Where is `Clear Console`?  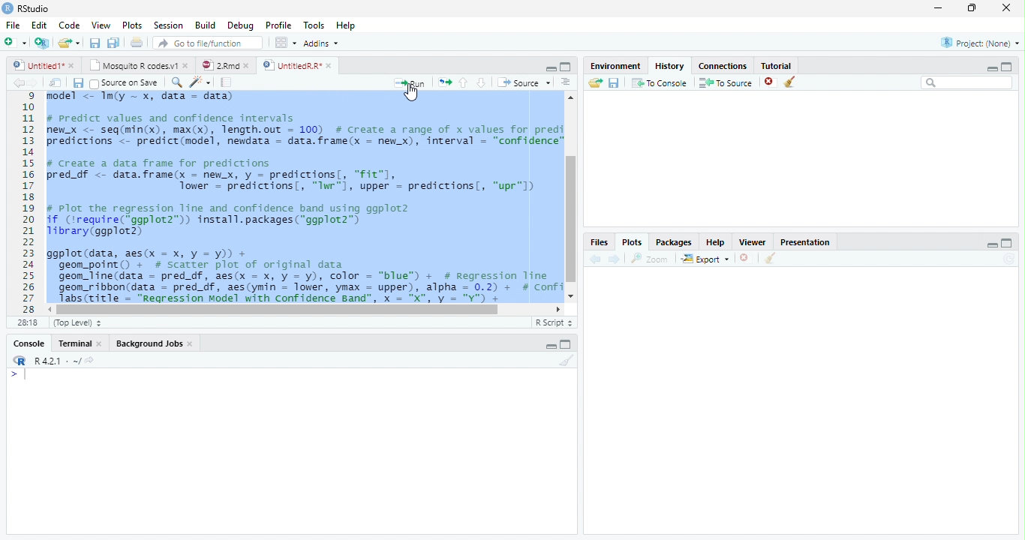
Clear Console is located at coordinates (790, 82).